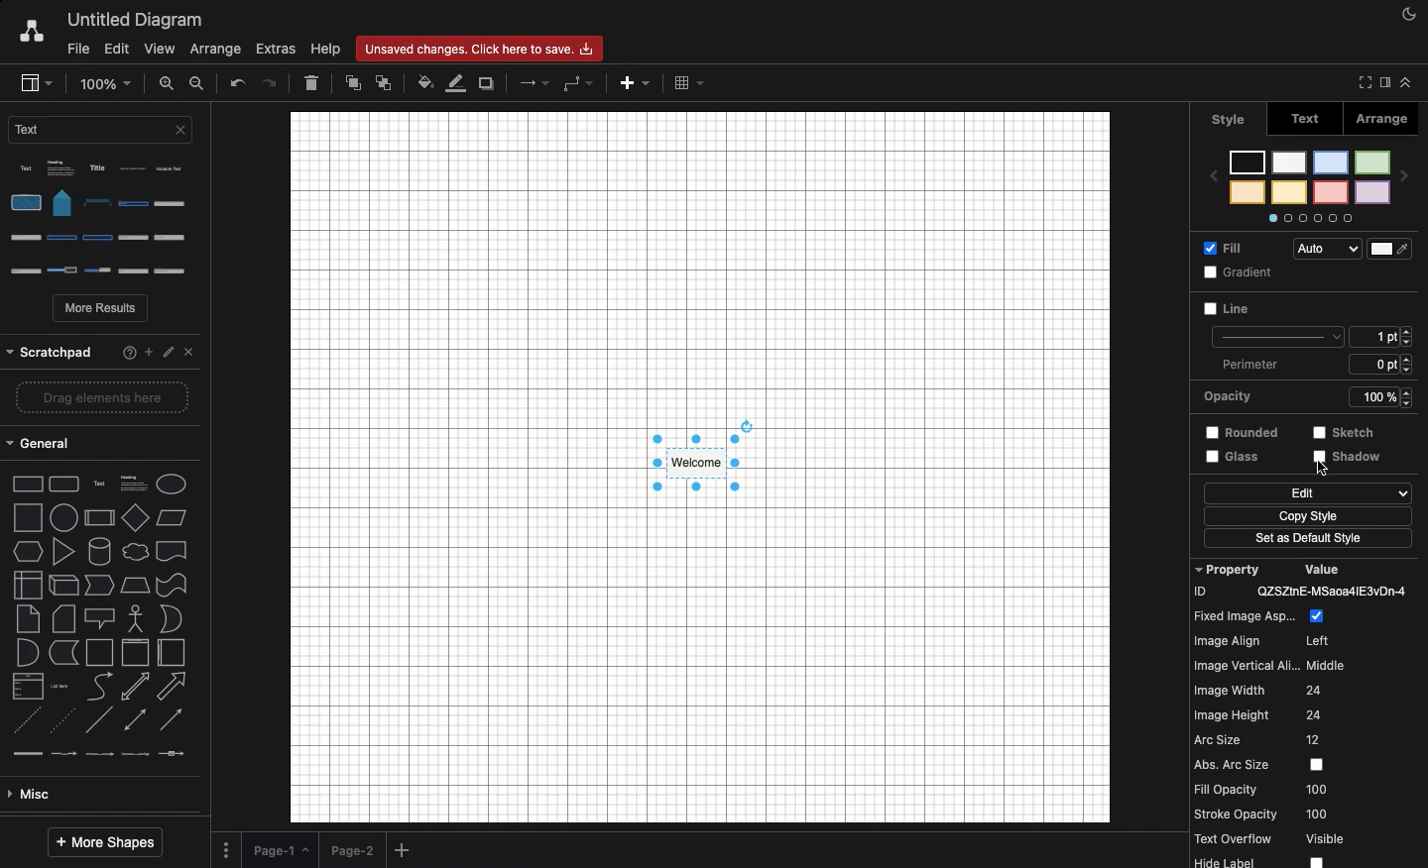 The height and width of the screenshot is (868, 1428). What do you see at coordinates (237, 84) in the screenshot?
I see `Undo` at bounding box center [237, 84].